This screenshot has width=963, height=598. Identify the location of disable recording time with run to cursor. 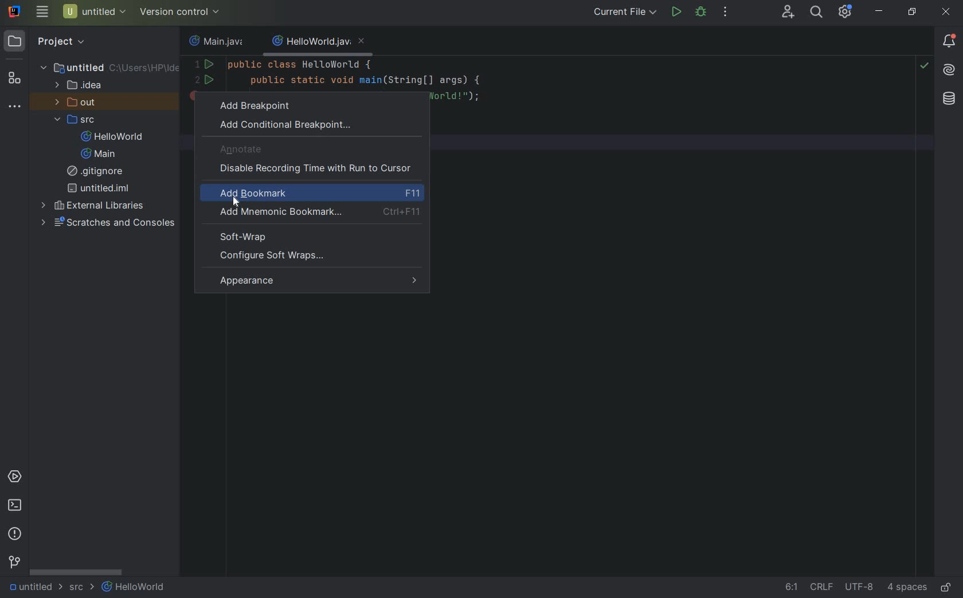
(318, 169).